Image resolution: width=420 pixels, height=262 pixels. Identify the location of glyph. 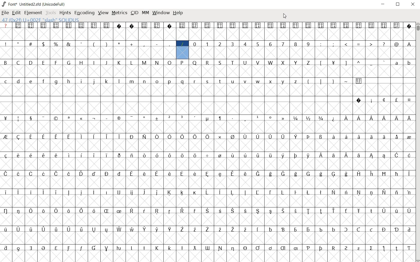
(359, 173).